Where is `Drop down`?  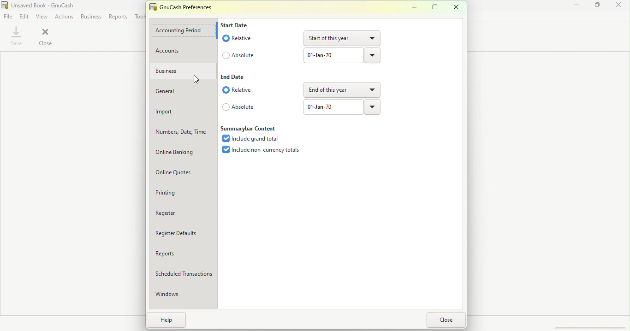
Drop down is located at coordinates (374, 56).